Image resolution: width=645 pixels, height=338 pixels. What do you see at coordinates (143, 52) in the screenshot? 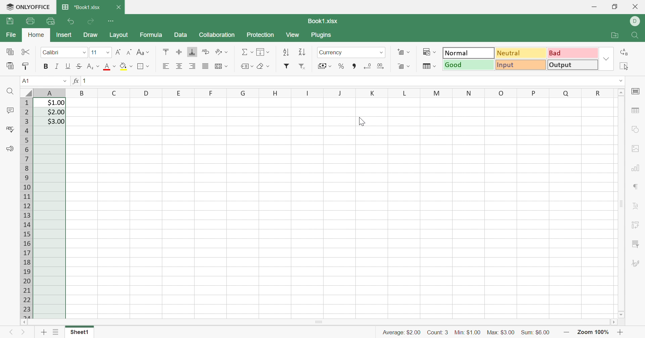
I see `Change case` at bounding box center [143, 52].